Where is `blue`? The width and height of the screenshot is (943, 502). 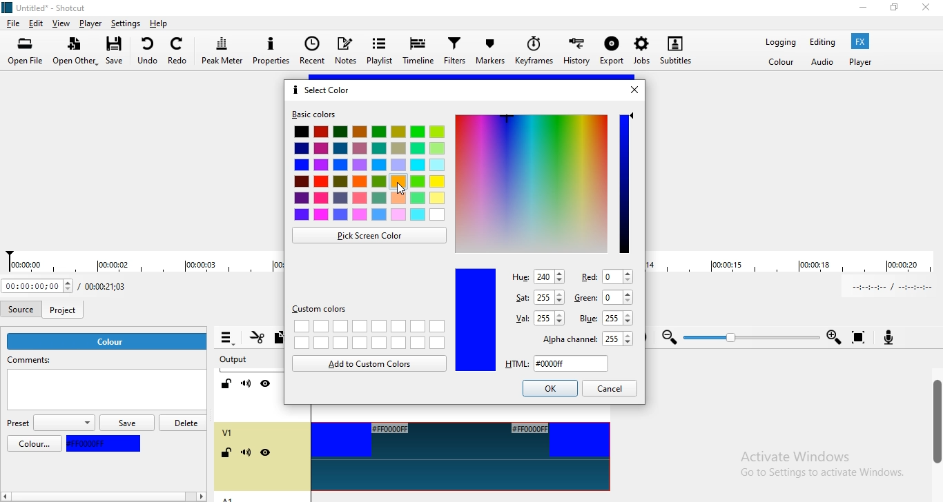
blue is located at coordinates (106, 444).